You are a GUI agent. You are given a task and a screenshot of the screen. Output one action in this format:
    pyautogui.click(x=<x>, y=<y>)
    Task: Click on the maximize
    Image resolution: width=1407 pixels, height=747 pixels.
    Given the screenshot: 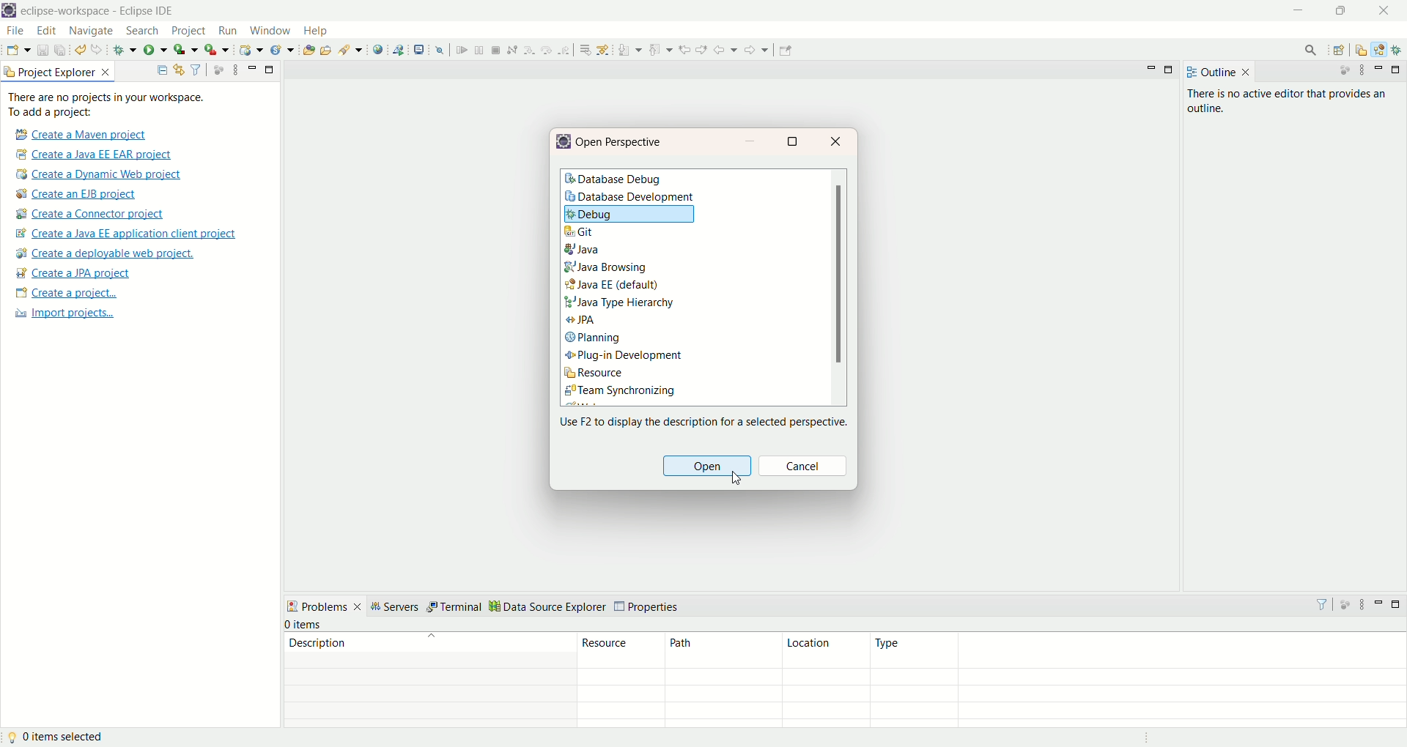 What is the action you would take?
    pyautogui.click(x=269, y=68)
    